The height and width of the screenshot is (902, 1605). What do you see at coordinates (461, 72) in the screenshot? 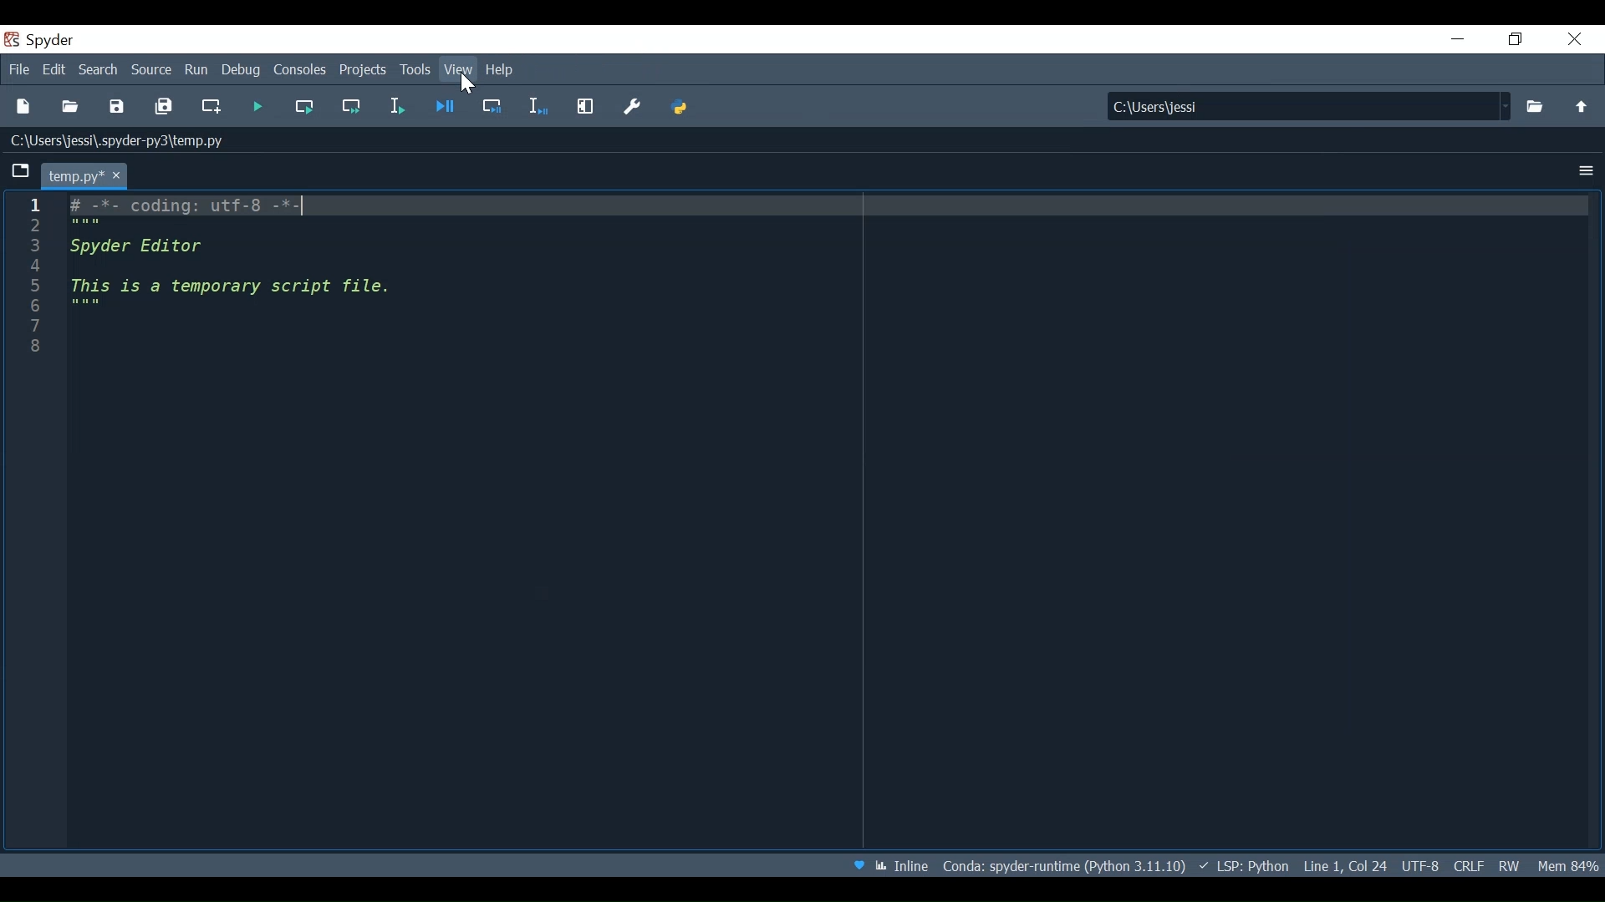
I see `View` at bounding box center [461, 72].